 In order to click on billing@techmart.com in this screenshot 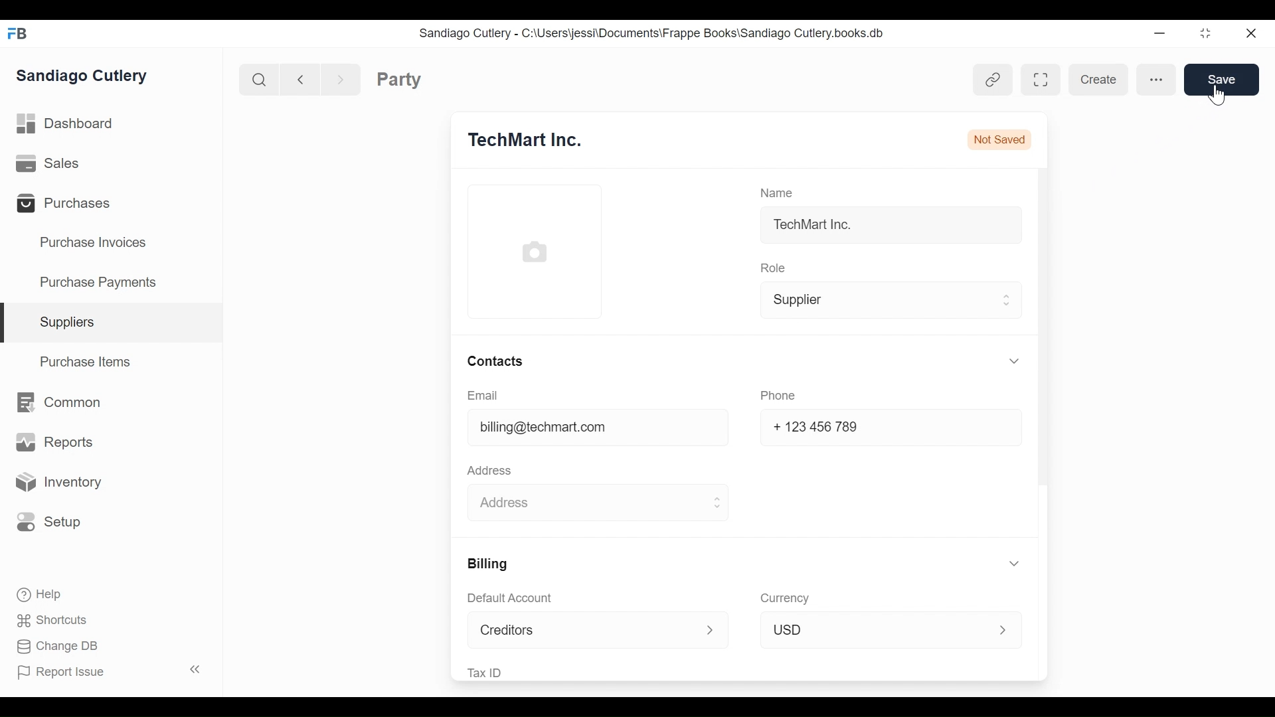, I will do `click(545, 426)`.